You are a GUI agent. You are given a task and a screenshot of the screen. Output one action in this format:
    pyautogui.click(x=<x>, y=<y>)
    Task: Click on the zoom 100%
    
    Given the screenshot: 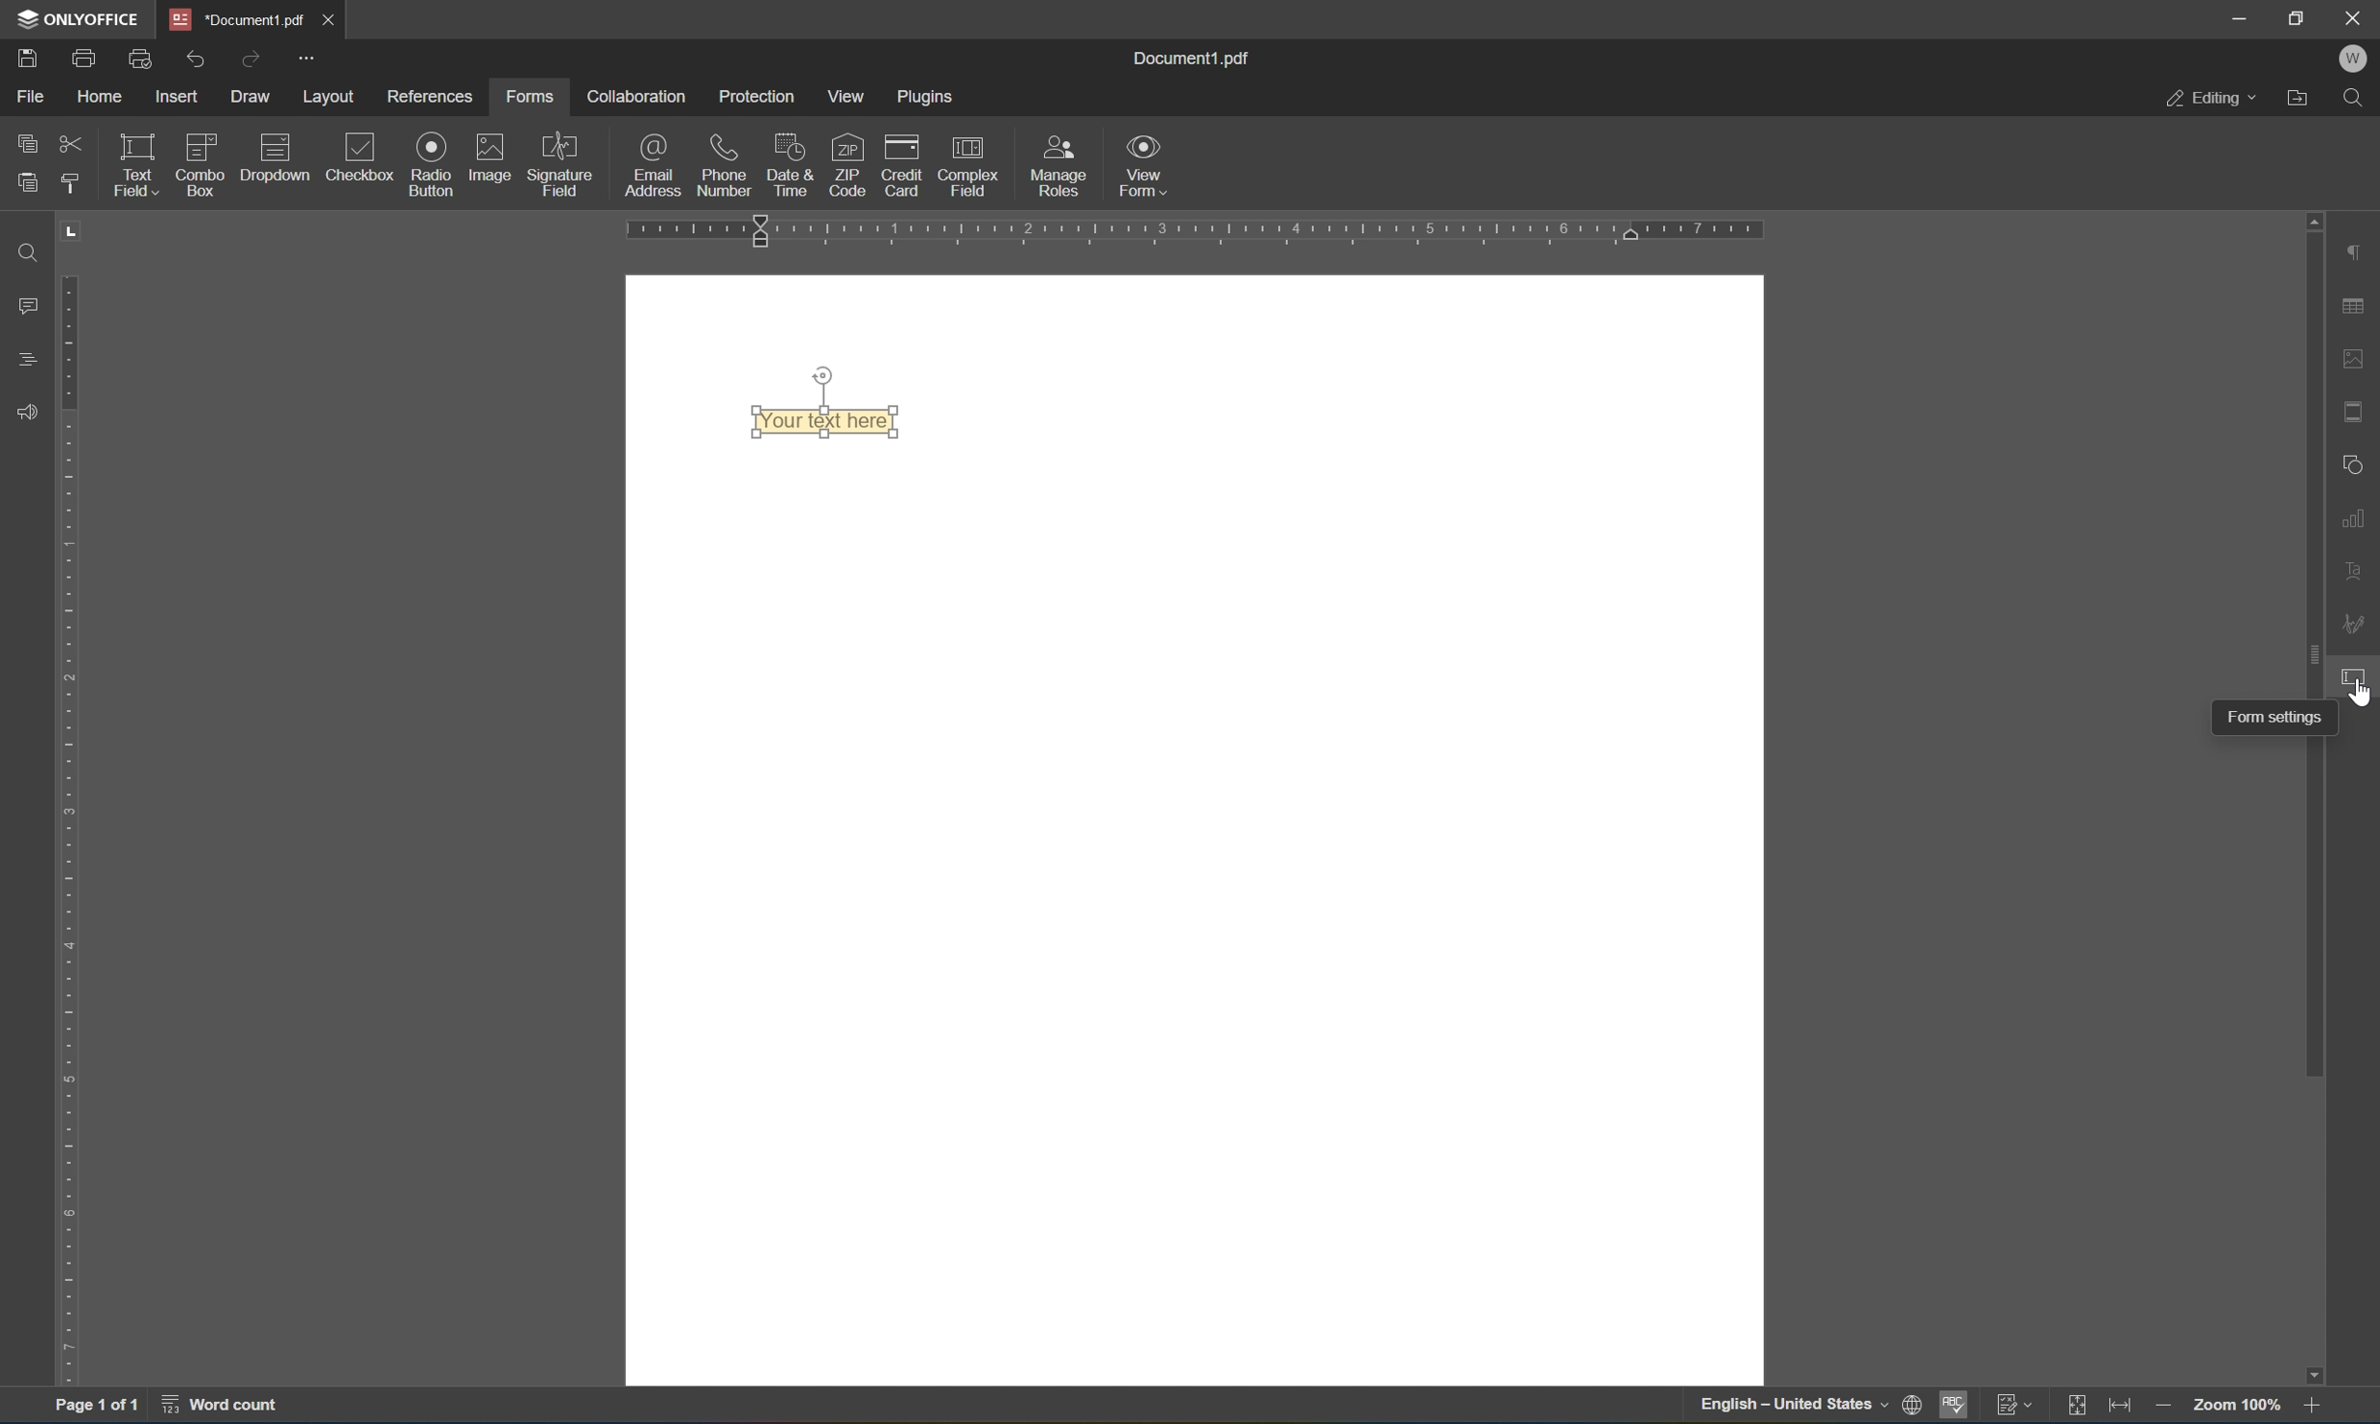 What is the action you would take?
    pyautogui.click(x=2235, y=1407)
    